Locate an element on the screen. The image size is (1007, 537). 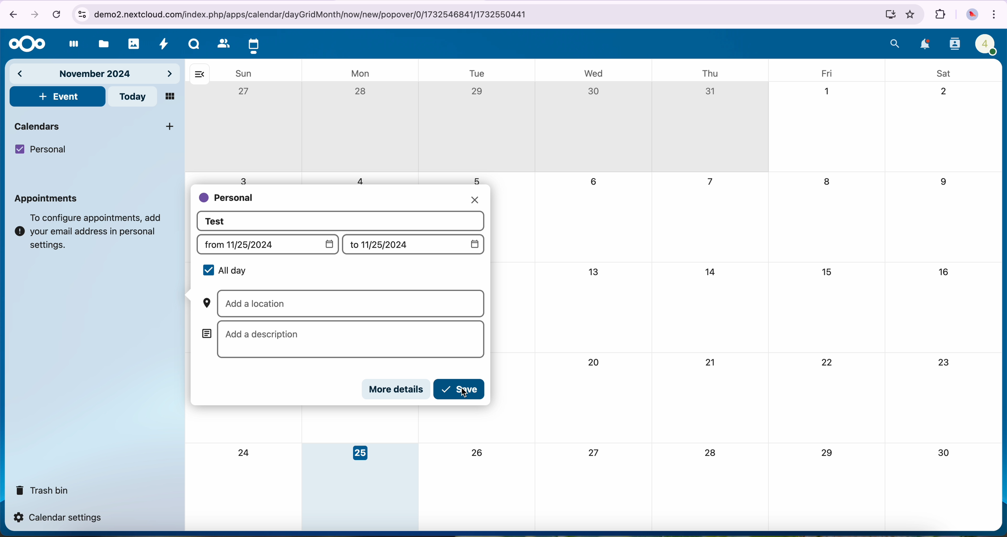
calendar settings is located at coordinates (60, 517).